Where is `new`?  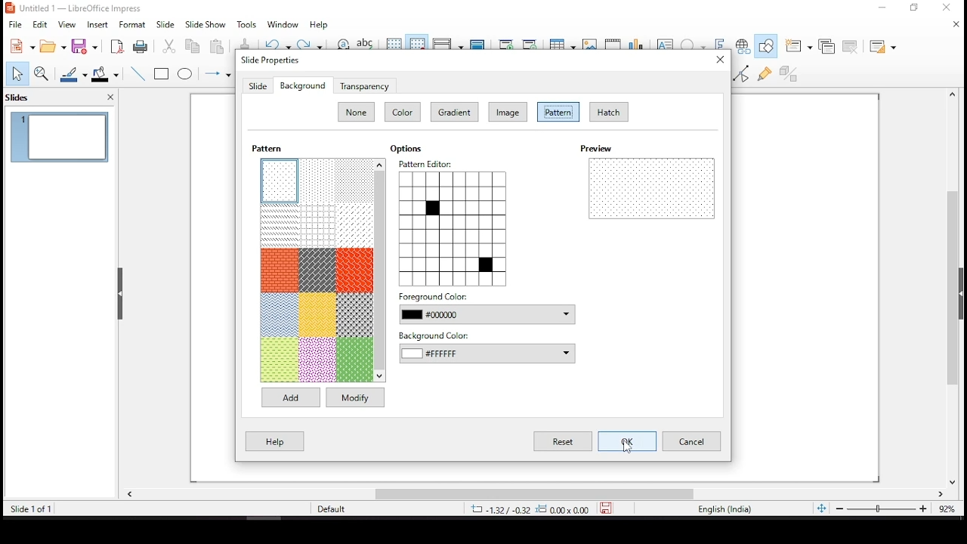
new is located at coordinates (19, 47).